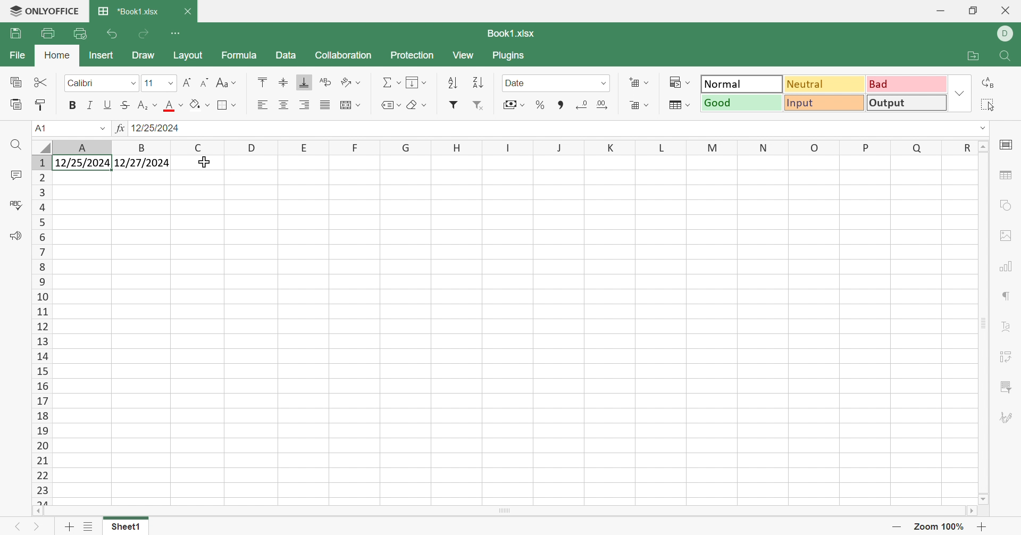 This screenshot has height=535, width=1021. I want to click on Comma style, so click(560, 105).